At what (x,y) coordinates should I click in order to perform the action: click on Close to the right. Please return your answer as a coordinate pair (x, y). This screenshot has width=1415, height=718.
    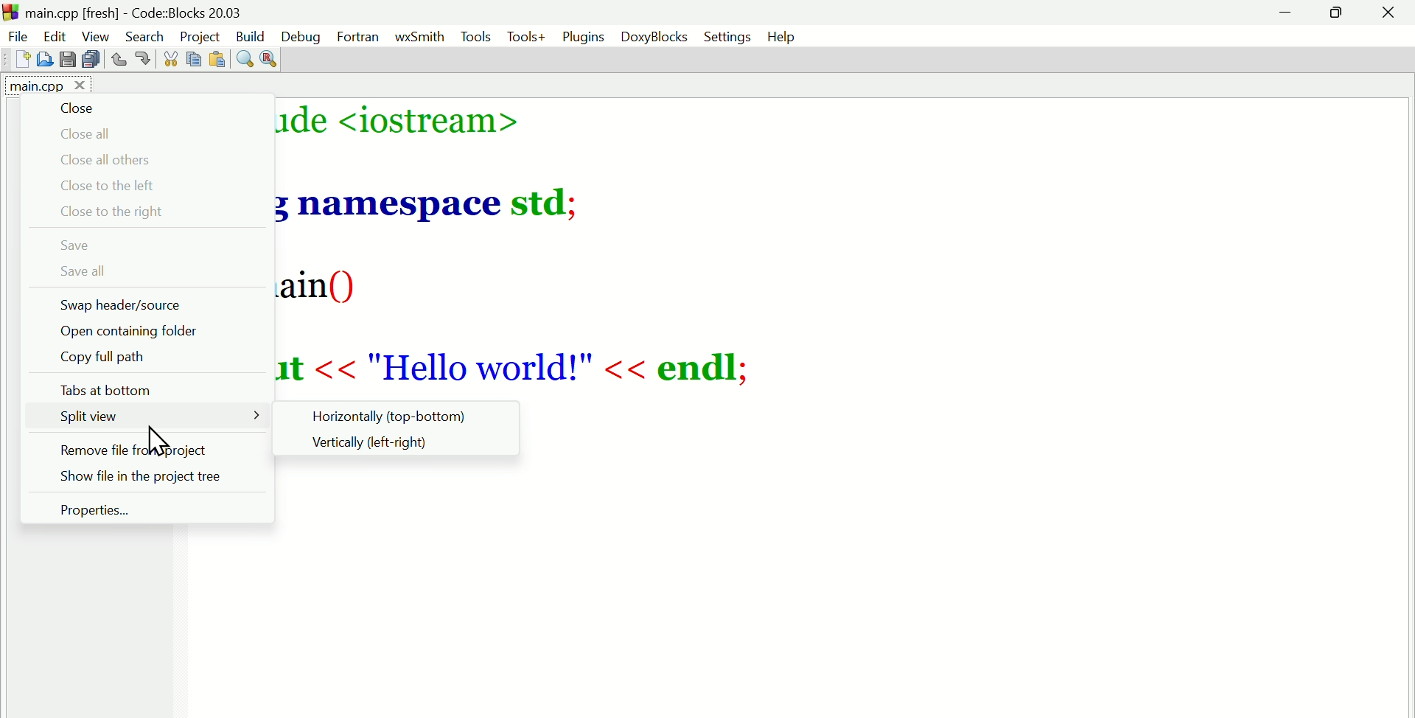
    Looking at the image, I should click on (116, 212).